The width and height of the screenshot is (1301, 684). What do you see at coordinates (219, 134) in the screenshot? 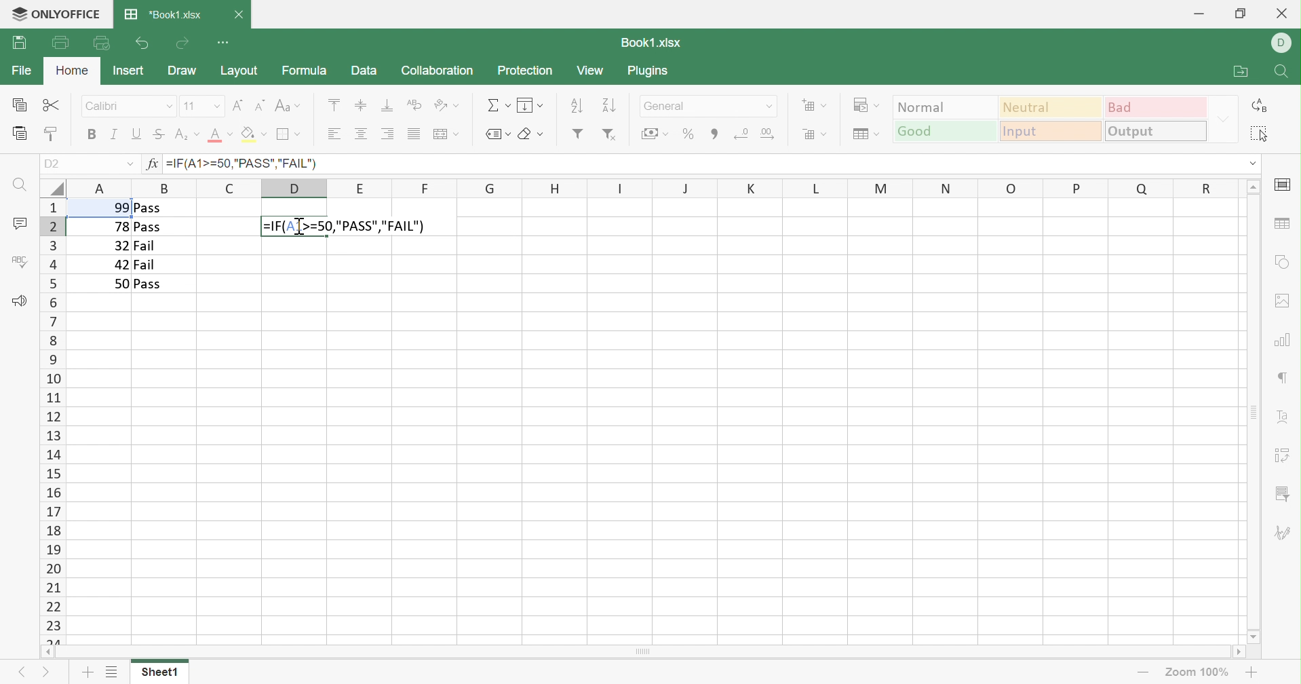
I see `Font color` at bounding box center [219, 134].